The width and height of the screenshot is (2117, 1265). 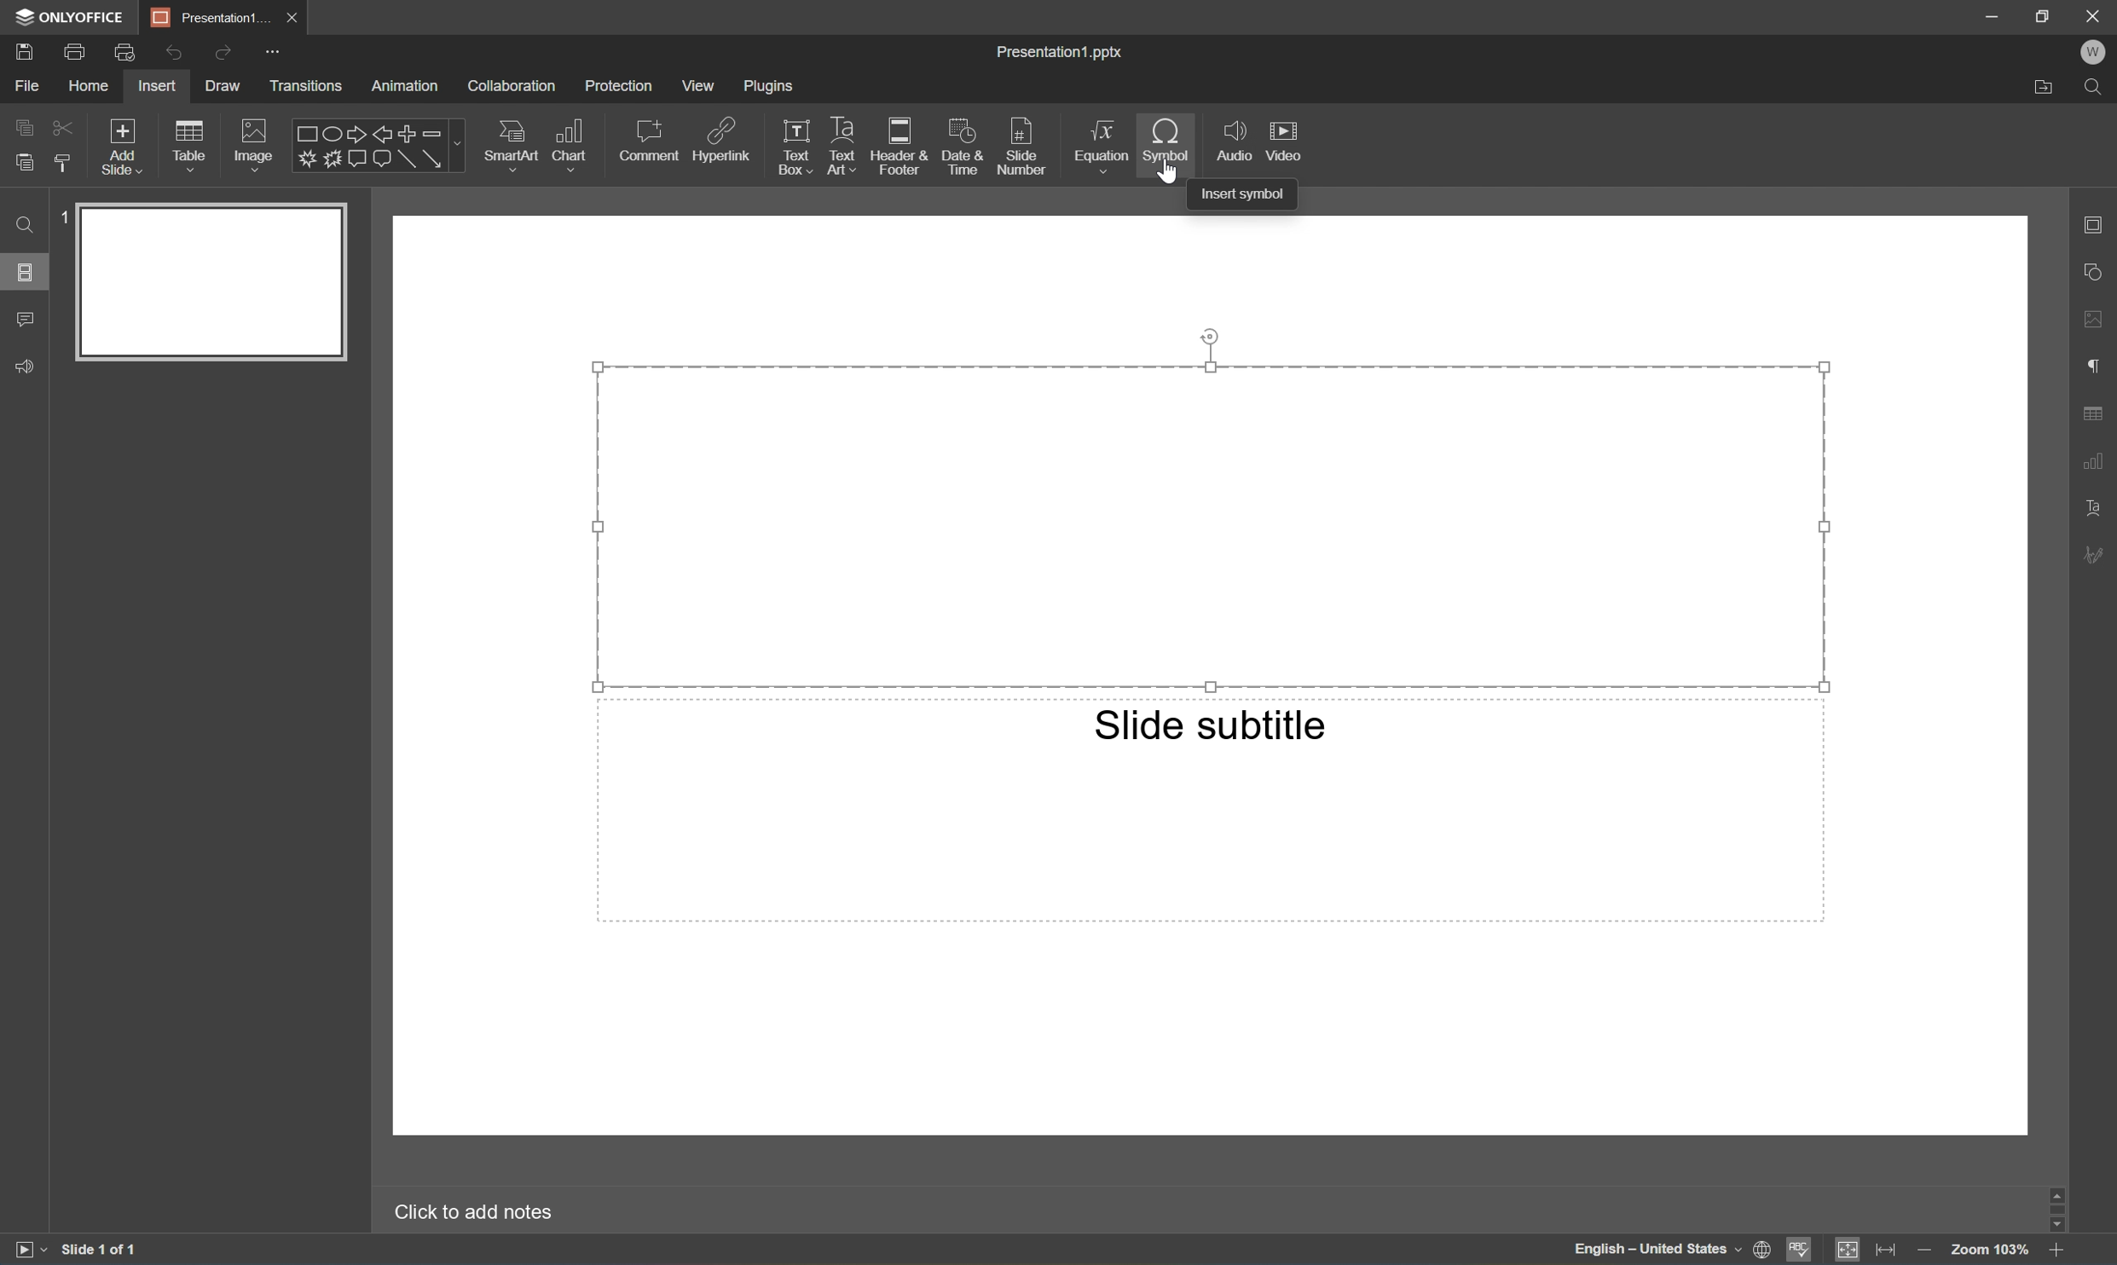 What do you see at coordinates (2096, 555) in the screenshot?
I see `Signature settings` at bounding box center [2096, 555].